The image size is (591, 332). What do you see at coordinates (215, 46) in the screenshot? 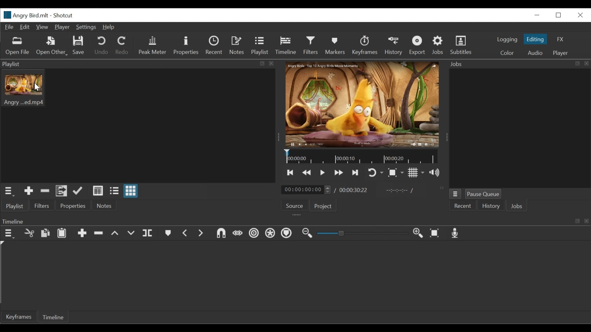
I see `Recent` at bounding box center [215, 46].